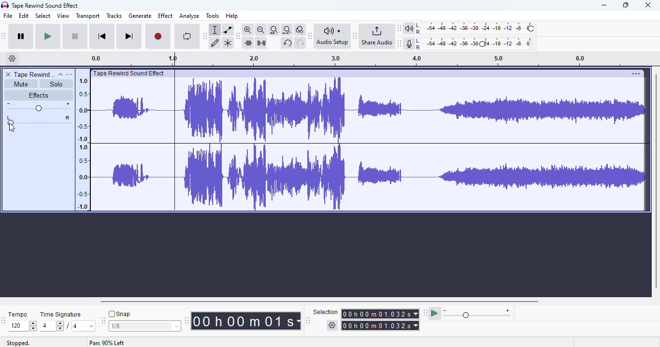 This screenshot has height=347, width=660. Describe the element at coordinates (249, 43) in the screenshot. I see `trim audio outside selection` at that location.